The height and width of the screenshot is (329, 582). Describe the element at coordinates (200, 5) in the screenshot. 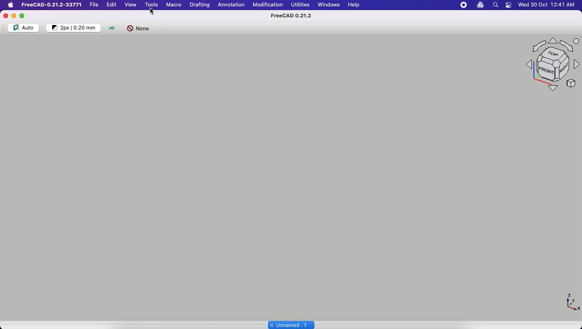

I see `Drafting` at that location.